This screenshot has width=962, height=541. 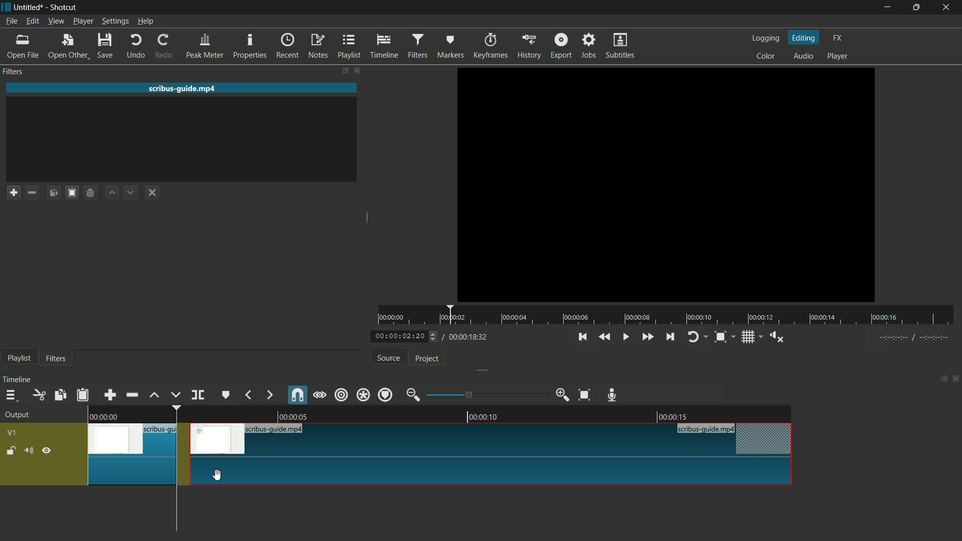 I want to click on lift, so click(x=154, y=395).